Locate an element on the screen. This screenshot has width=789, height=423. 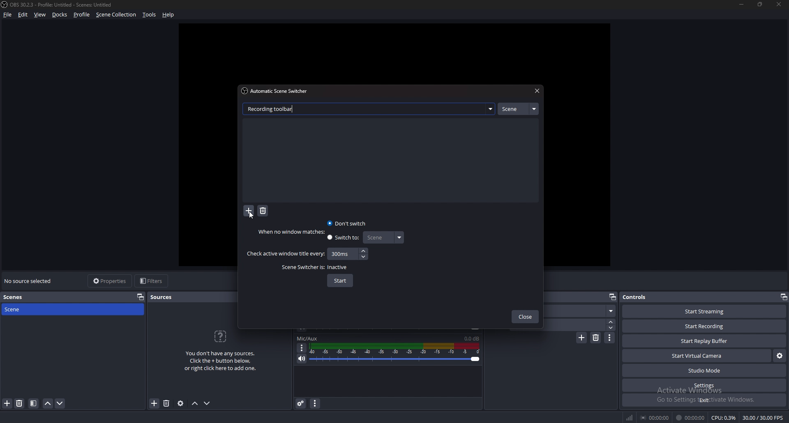
scene collection is located at coordinates (117, 14).